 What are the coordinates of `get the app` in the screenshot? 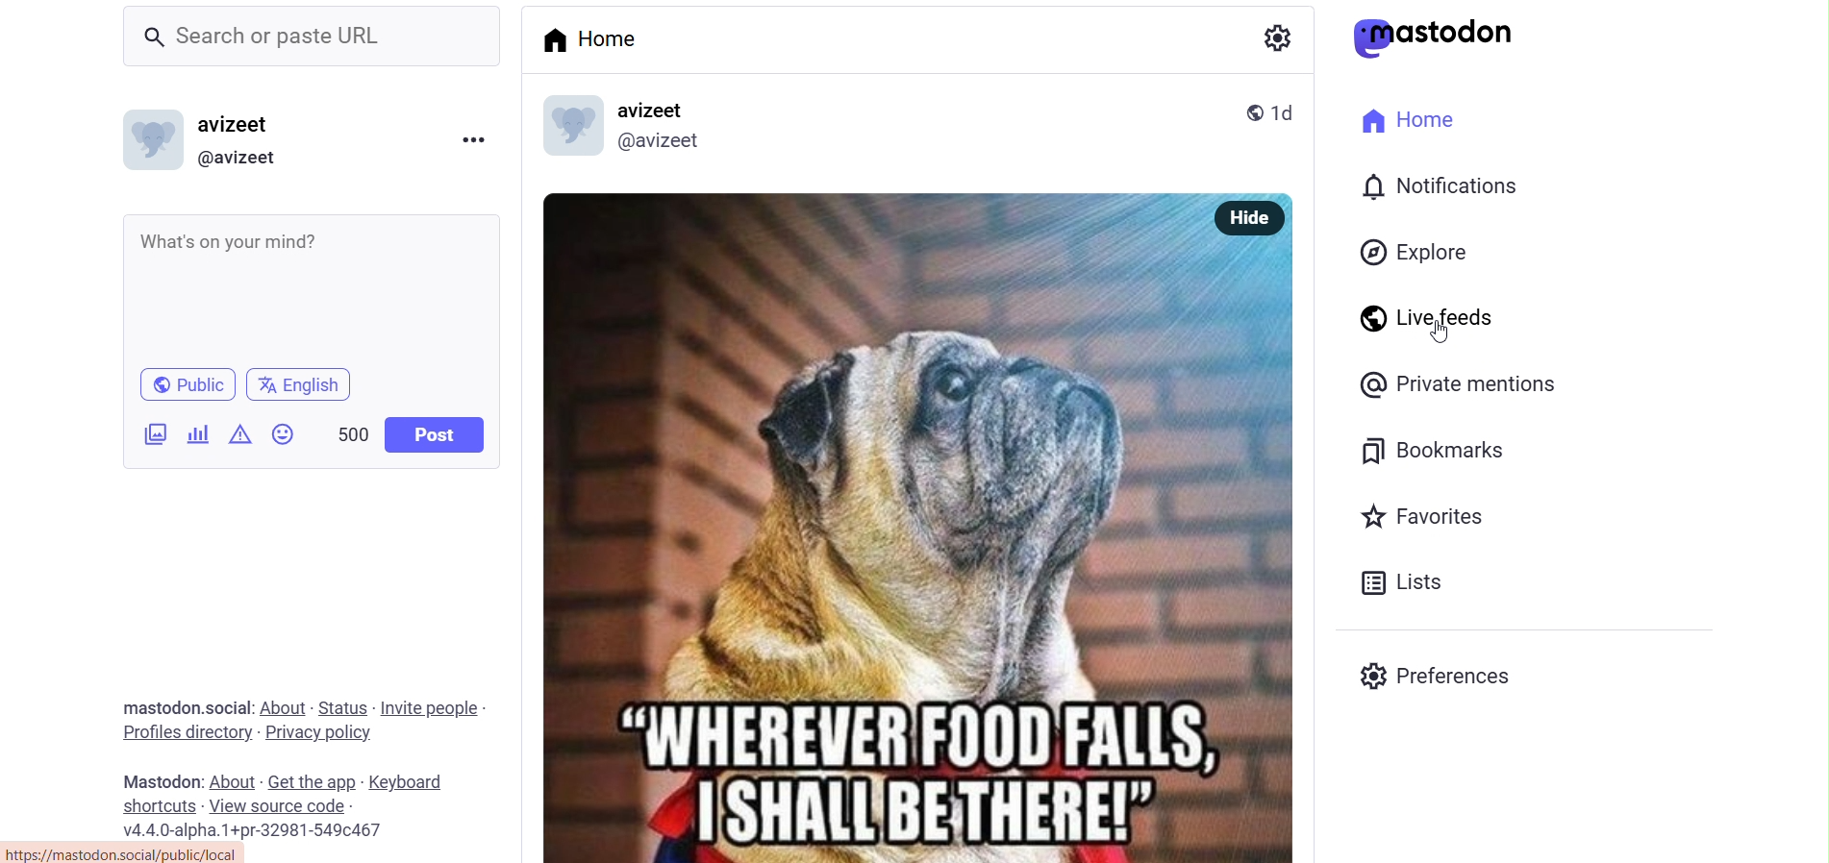 It's located at (313, 781).